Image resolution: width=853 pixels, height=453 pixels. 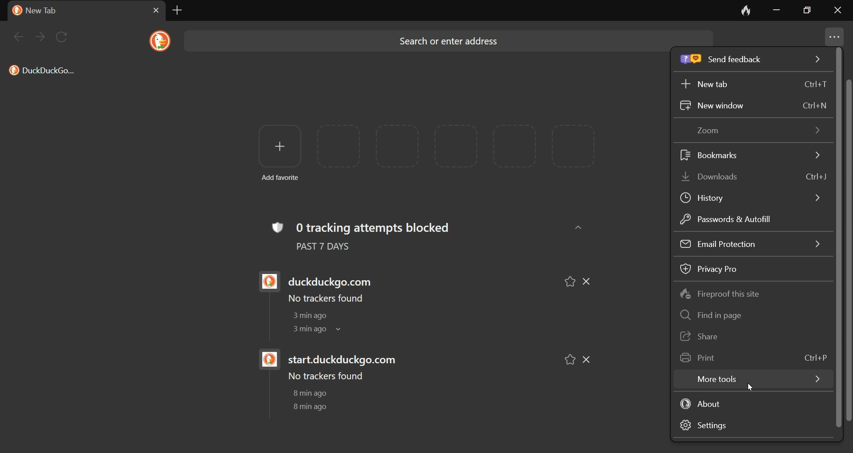 What do you see at coordinates (385, 226) in the screenshot?
I see `0 tracking attempts blocked` at bounding box center [385, 226].